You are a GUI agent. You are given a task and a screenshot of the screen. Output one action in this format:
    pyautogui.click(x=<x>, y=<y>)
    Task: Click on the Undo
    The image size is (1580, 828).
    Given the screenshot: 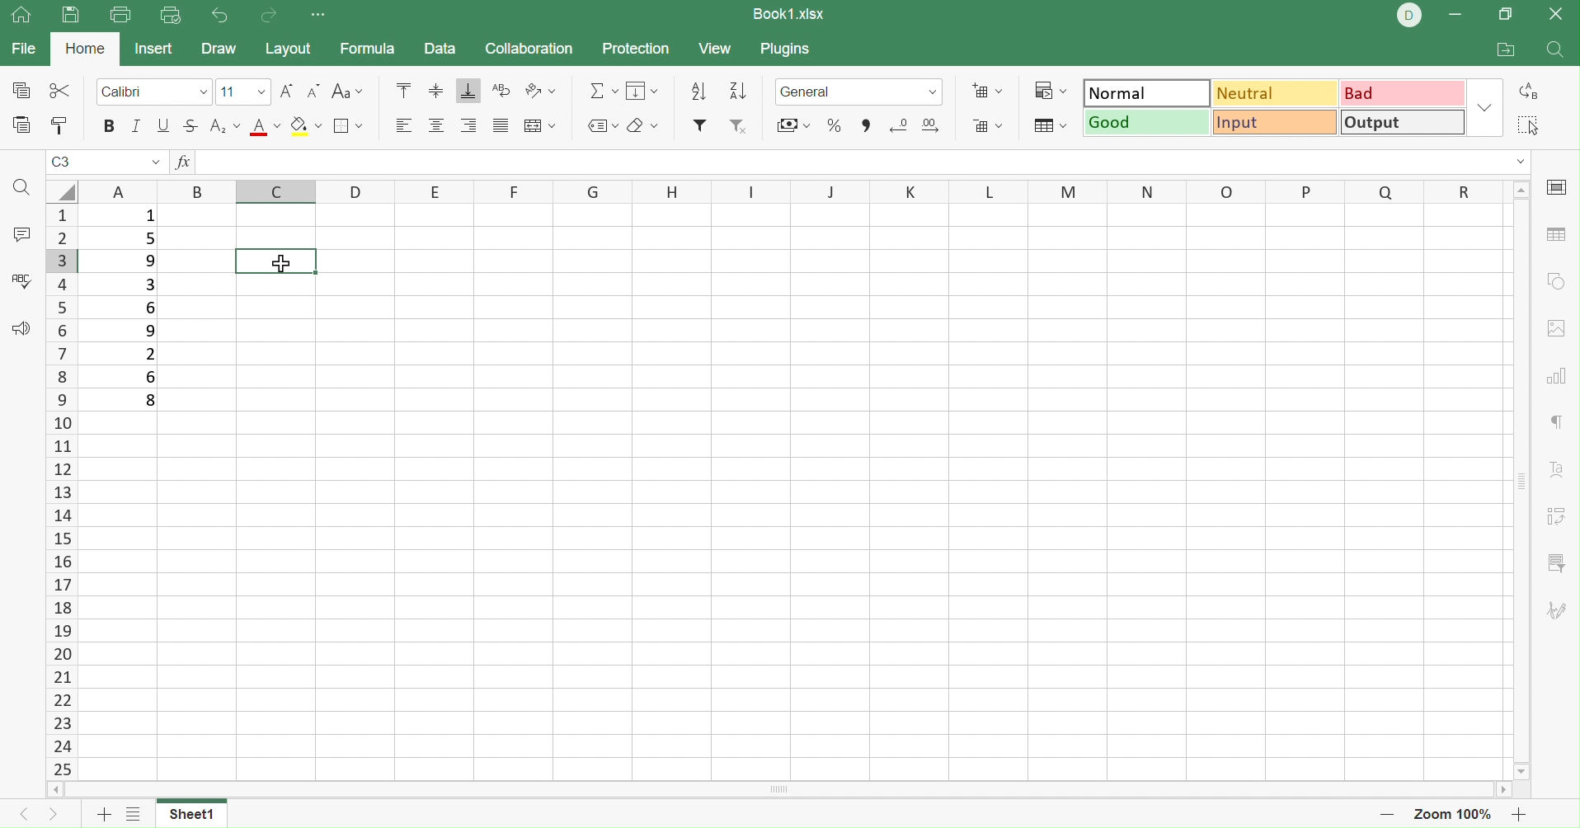 What is the action you would take?
    pyautogui.click(x=219, y=13)
    